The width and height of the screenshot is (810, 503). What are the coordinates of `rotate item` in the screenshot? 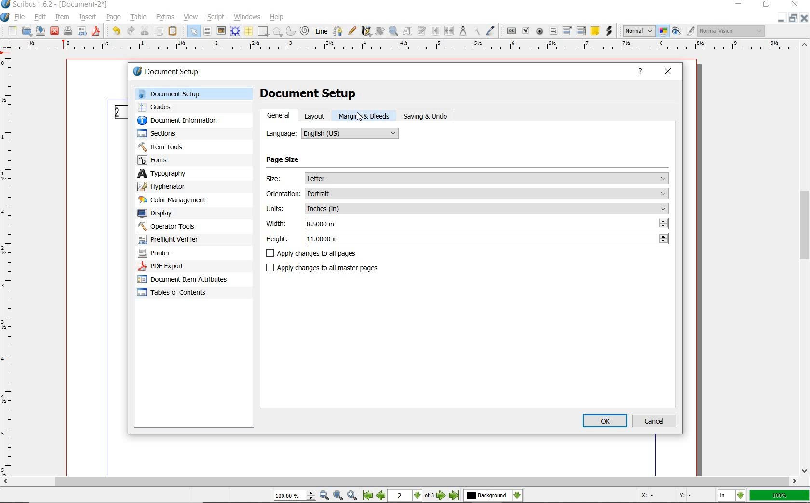 It's located at (379, 31).